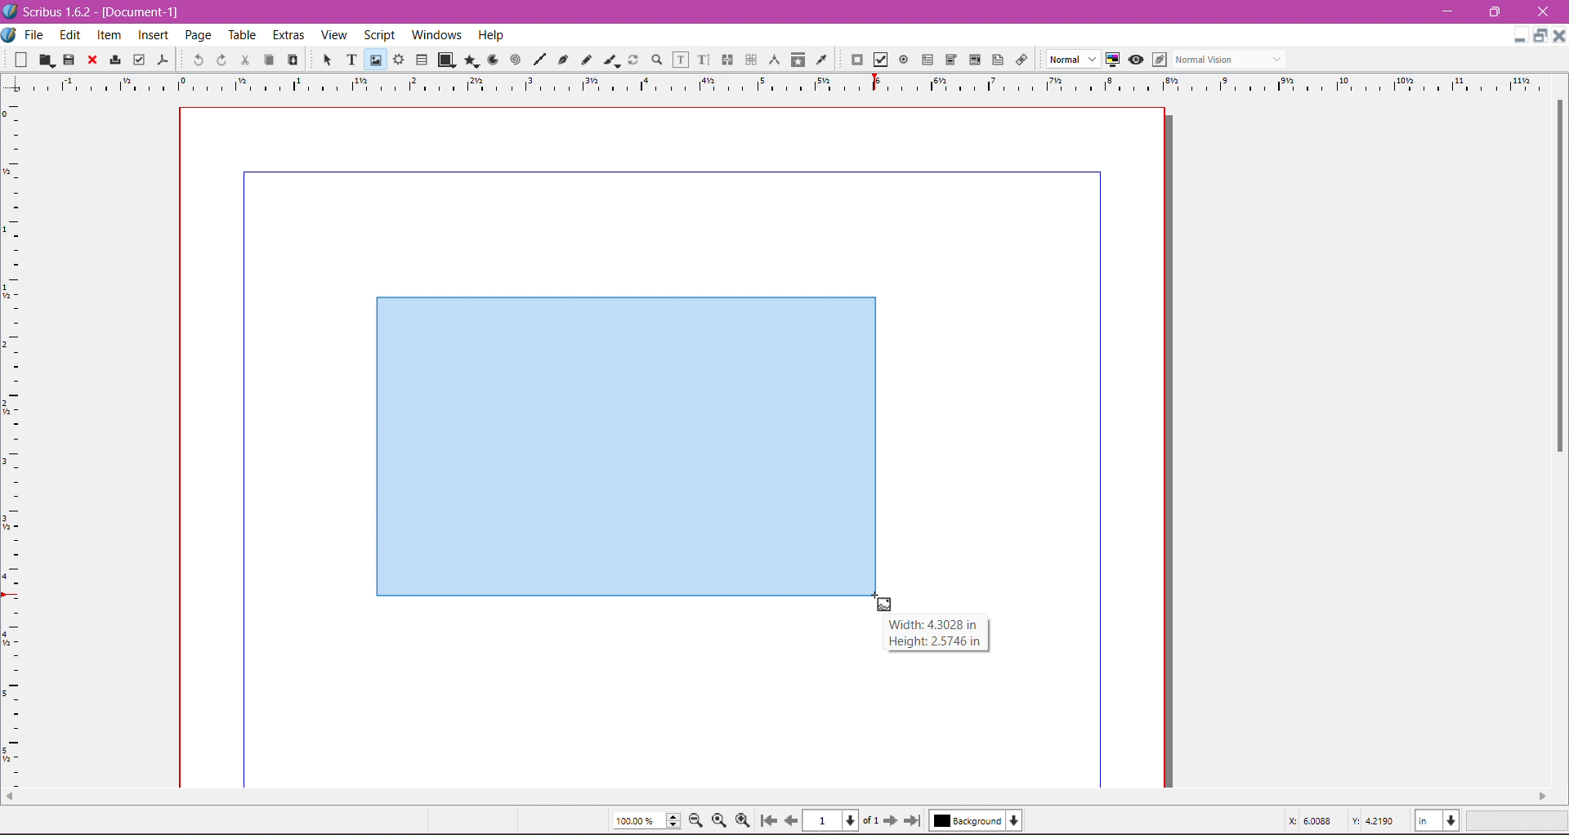 Image resolution: width=1569 pixels, height=835 pixels. What do you see at coordinates (856, 60) in the screenshot?
I see `PDF Push Button` at bounding box center [856, 60].